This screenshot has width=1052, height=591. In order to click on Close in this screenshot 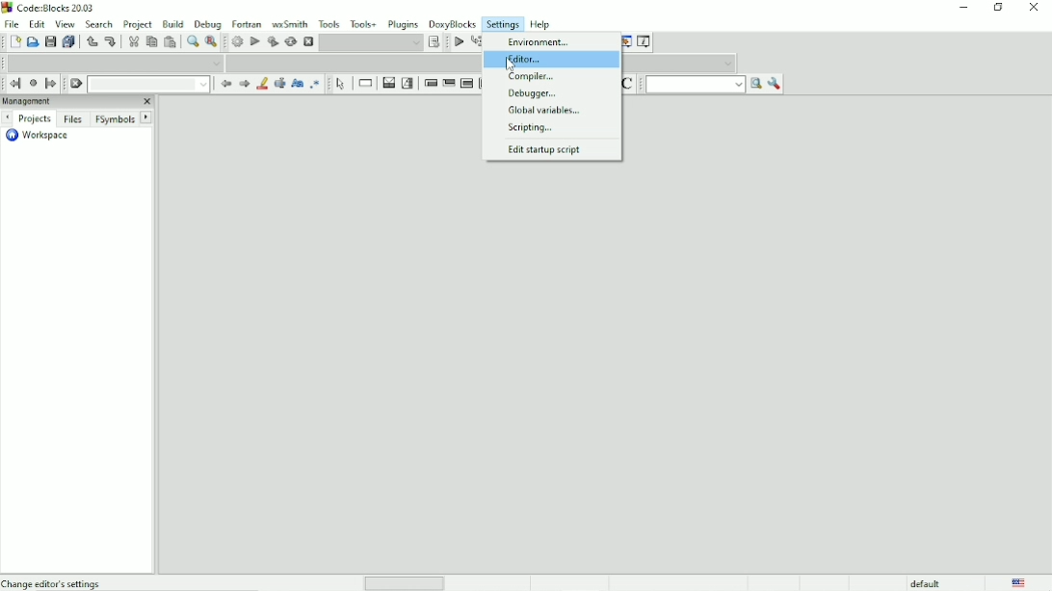, I will do `click(146, 101)`.